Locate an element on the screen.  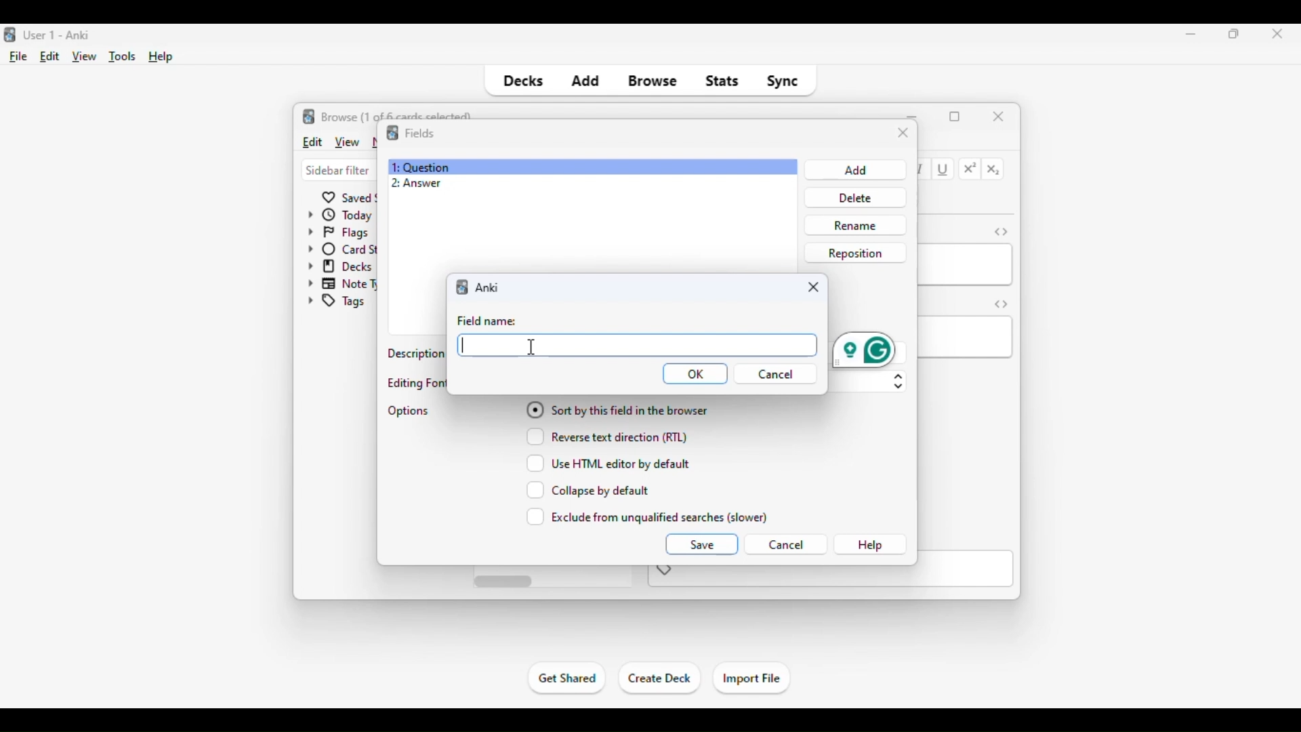
2: Answer is located at coordinates (416, 184).